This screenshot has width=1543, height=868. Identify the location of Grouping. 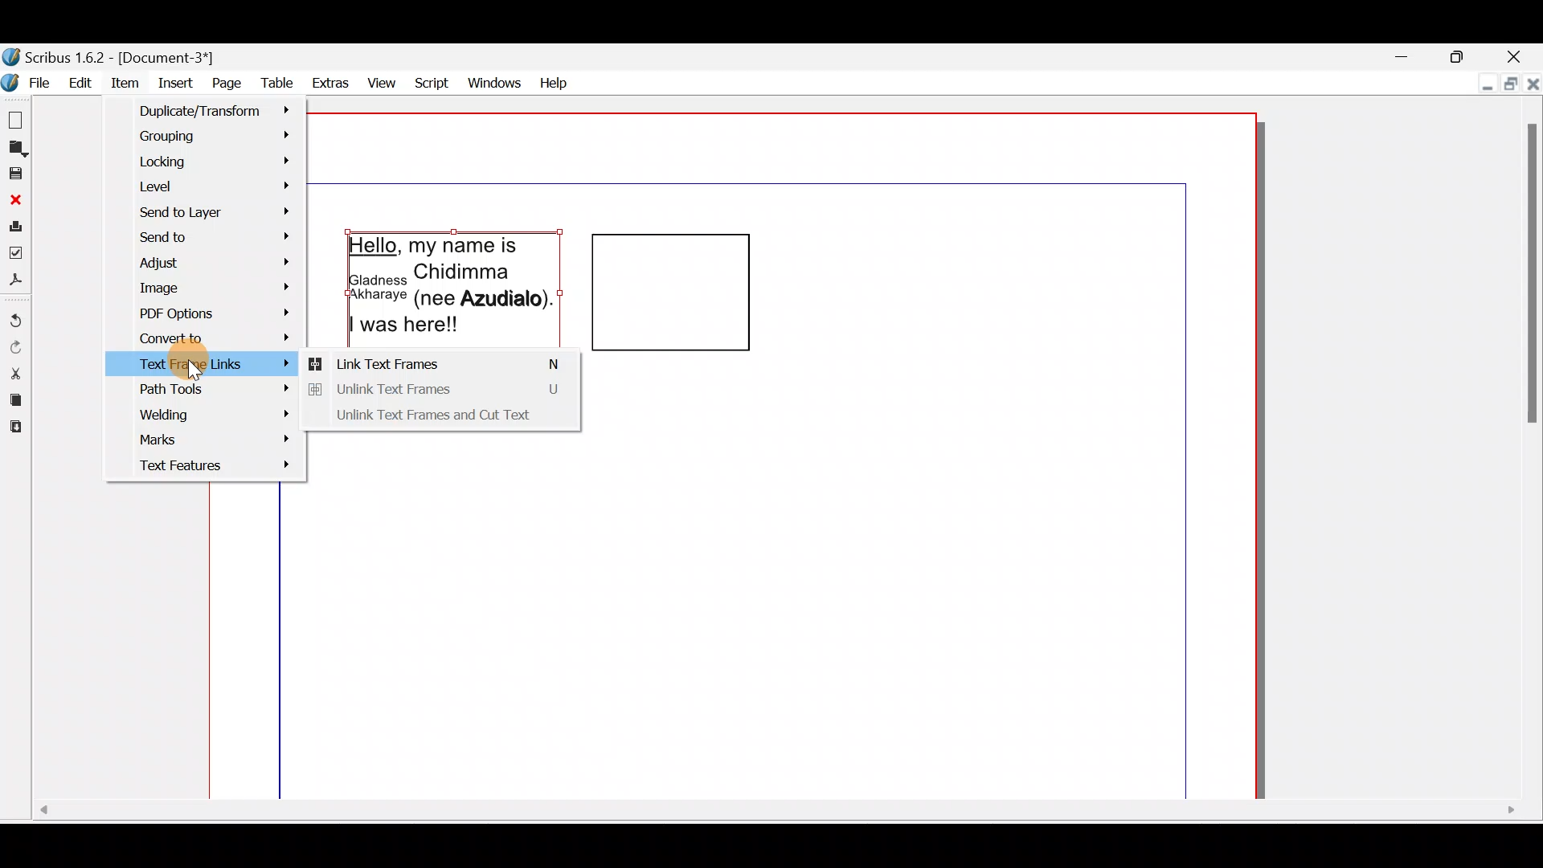
(213, 133).